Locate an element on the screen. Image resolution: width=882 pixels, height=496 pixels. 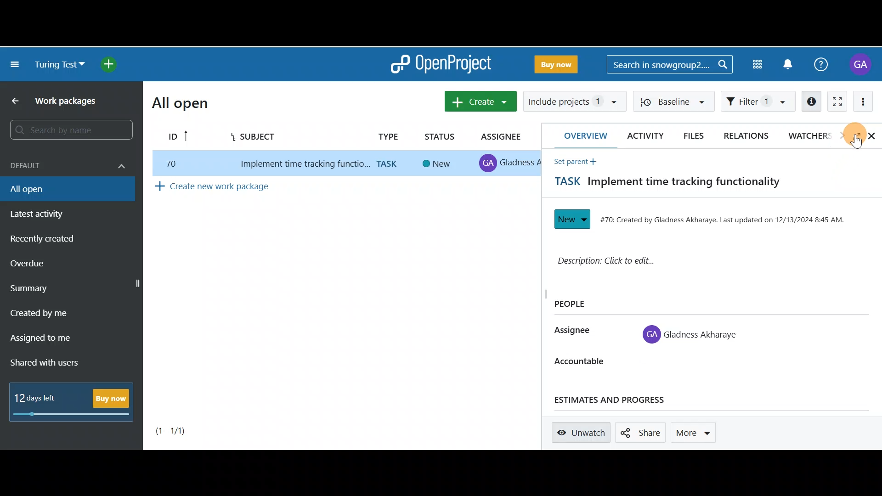
Latest activity is located at coordinates (51, 214).